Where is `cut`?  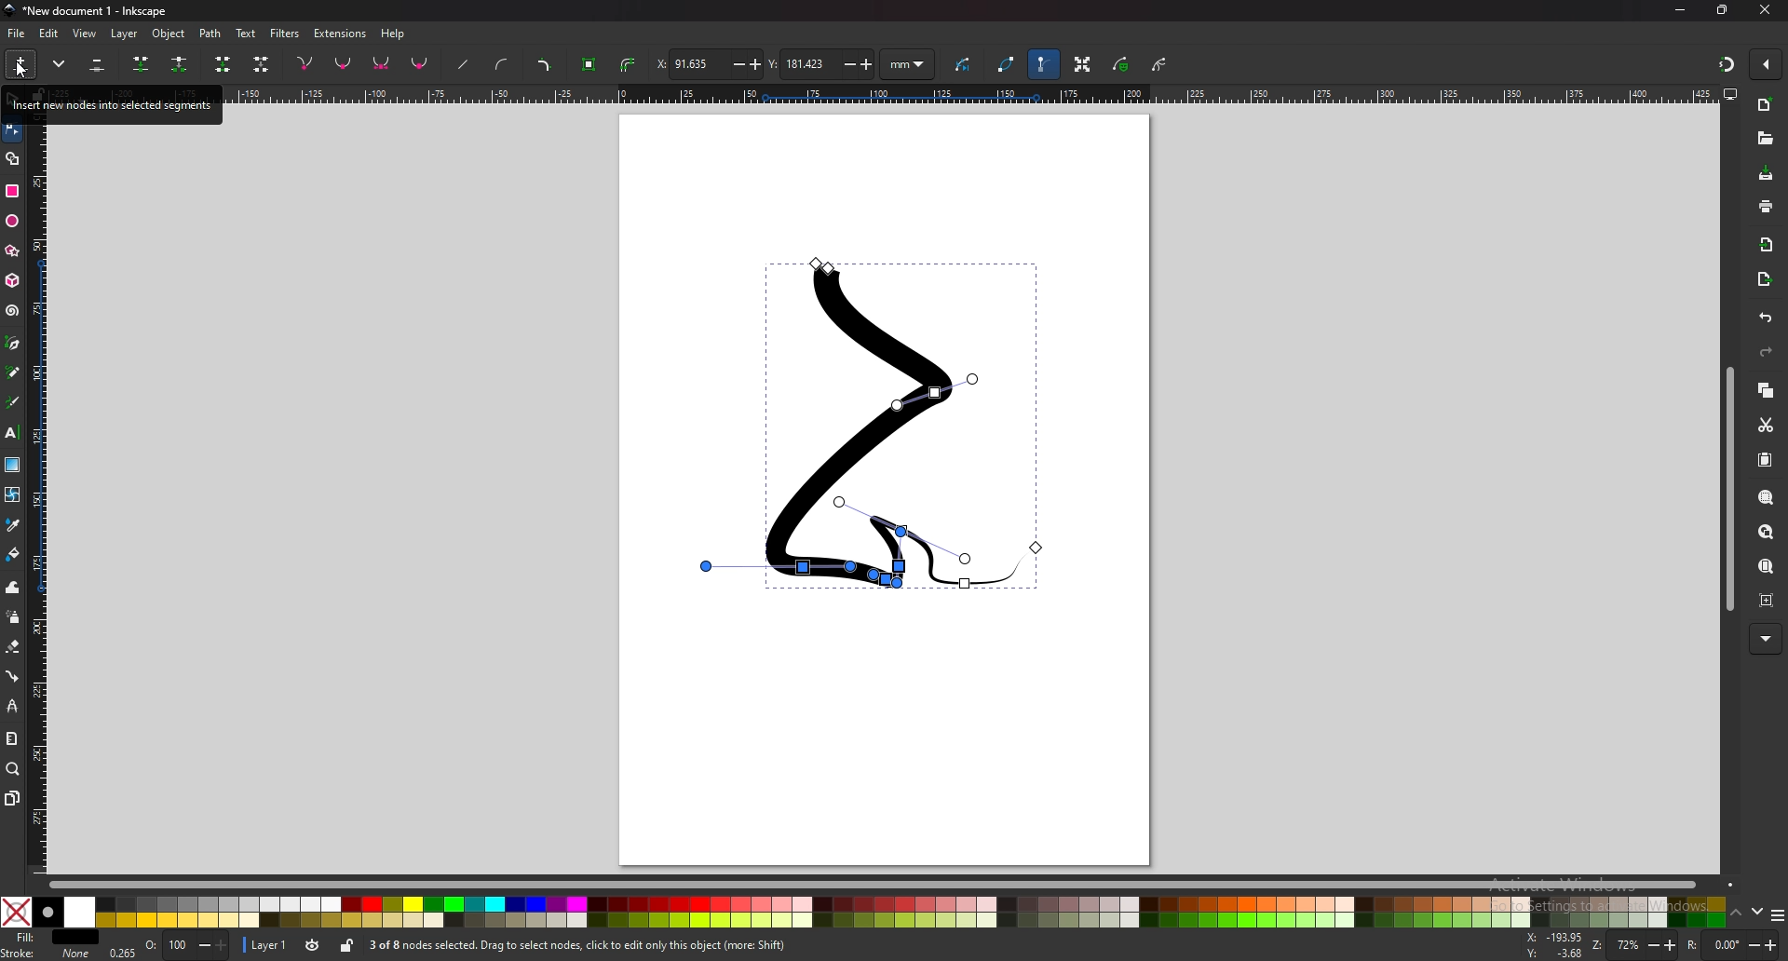
cut is located at coordinates (1765, 426).